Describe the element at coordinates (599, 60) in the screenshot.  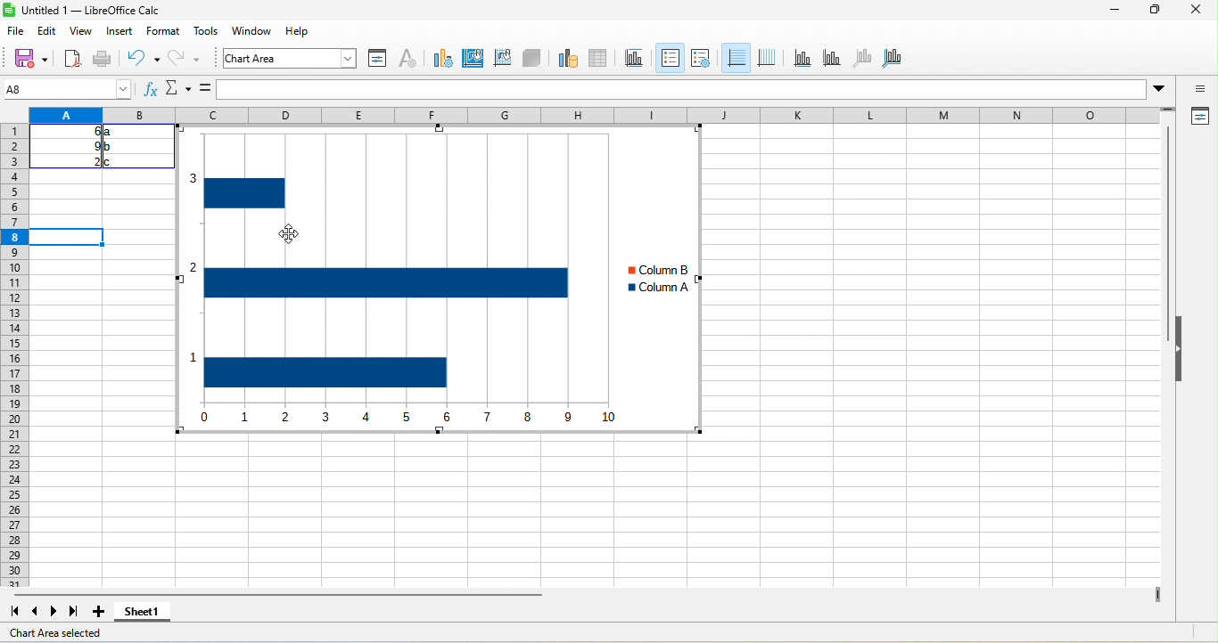
I see `data table` at that location.